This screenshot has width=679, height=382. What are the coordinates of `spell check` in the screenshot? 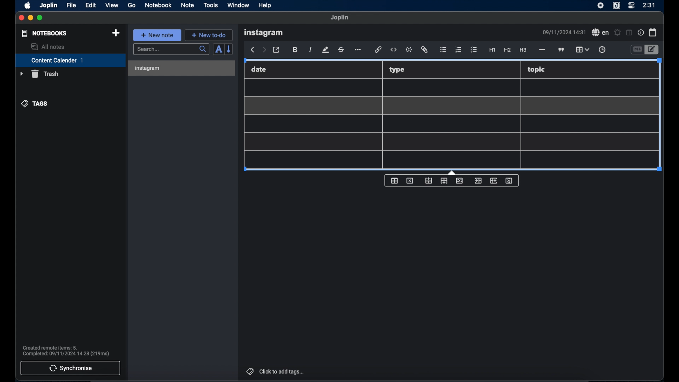 It's located at (600, 32).